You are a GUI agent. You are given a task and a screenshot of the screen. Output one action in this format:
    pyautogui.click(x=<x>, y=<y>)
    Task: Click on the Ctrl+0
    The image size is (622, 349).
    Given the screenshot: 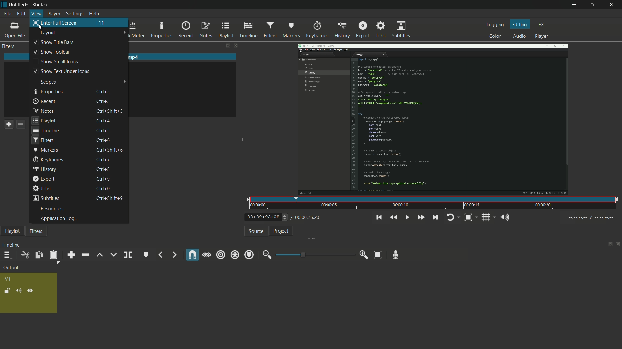 What is the action you would take?
    pyautogui.click(x=105, y=188)
    